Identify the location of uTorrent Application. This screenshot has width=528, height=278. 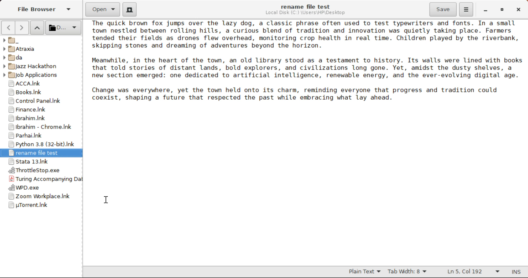
(40, 206).